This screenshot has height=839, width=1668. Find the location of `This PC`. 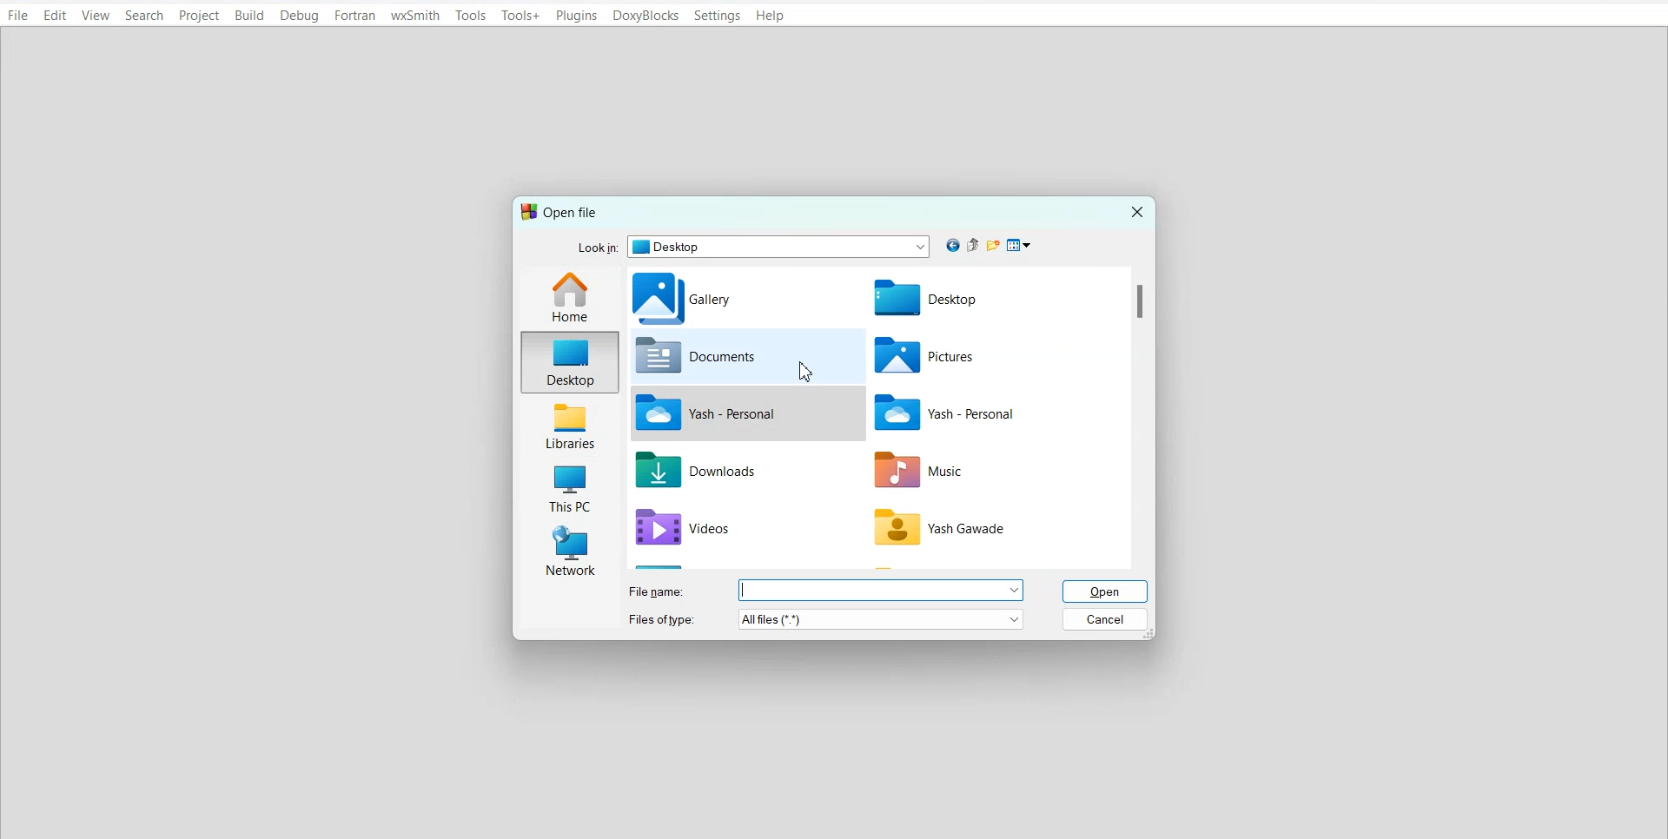

This PC is located at coordinates (566, 488).